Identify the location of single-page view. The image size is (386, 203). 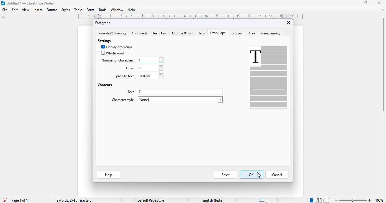
(311, 200).